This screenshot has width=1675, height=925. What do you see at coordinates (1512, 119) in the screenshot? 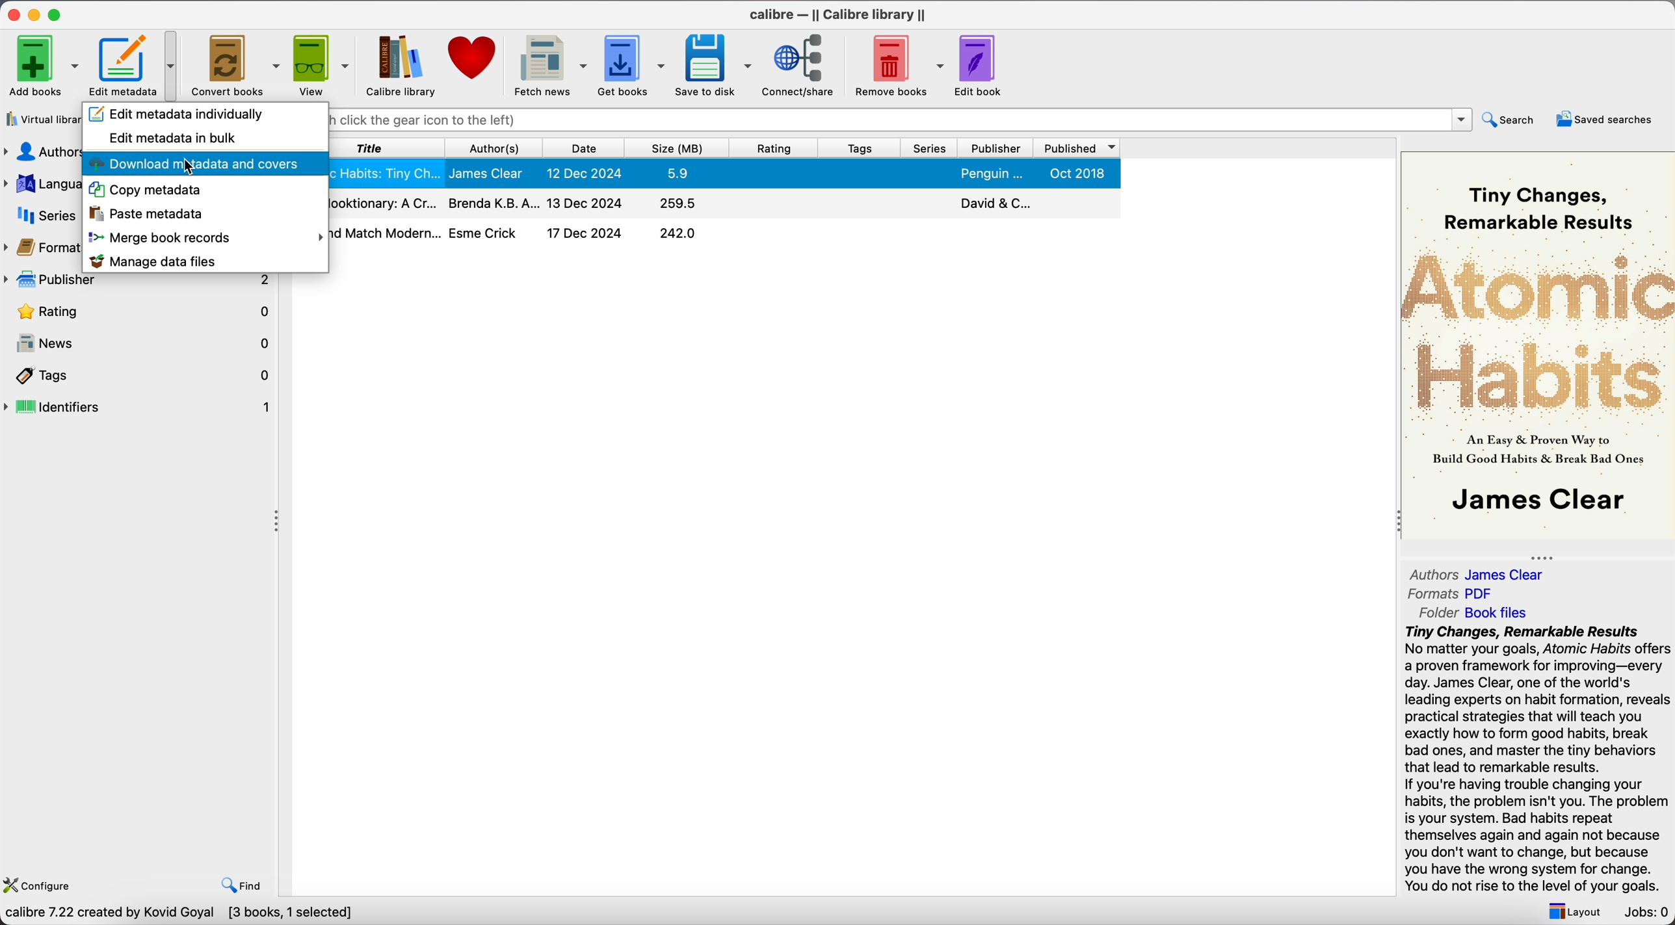
I see `search` at bounding box center [1512, 119].